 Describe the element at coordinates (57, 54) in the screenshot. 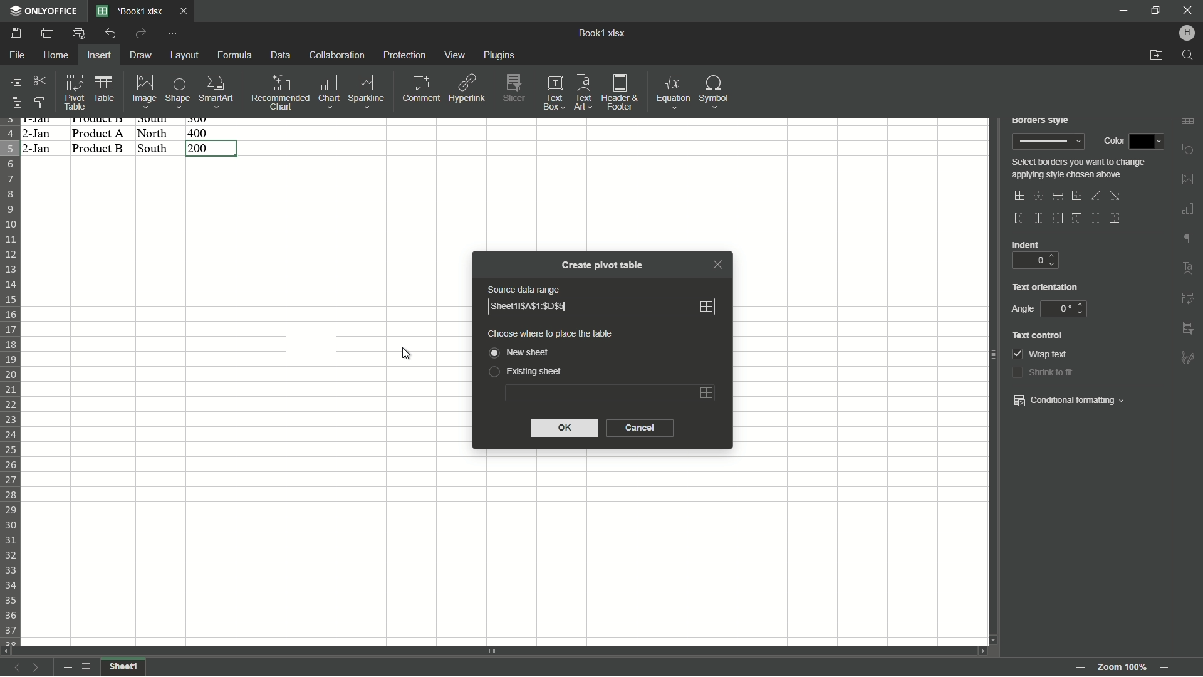

I see `Home` at that location.